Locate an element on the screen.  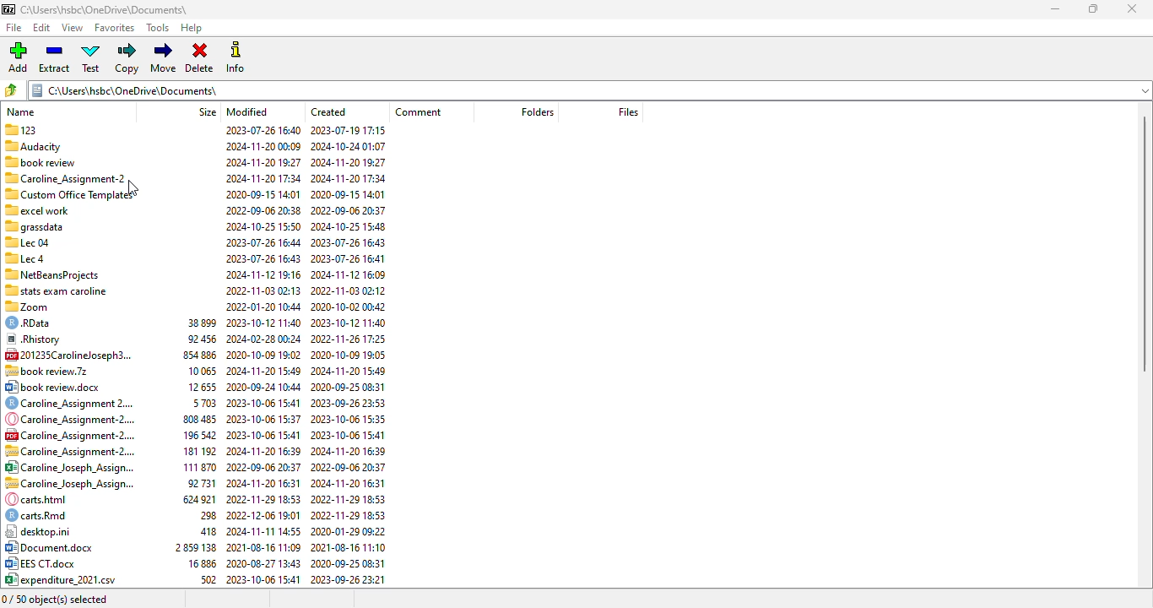
2024-11-12 16:09 is located at coordinates (352, 274).